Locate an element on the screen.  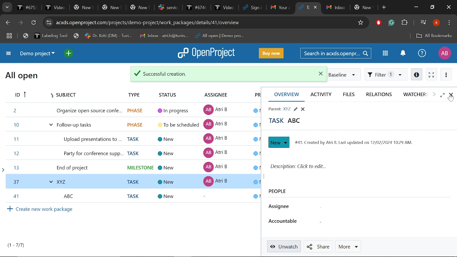
Search in acxds.openproject is located at coordinates (335, 53).